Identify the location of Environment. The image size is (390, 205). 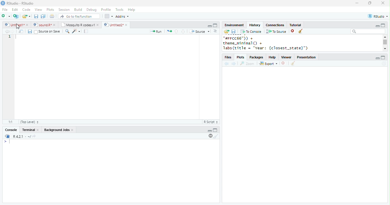
(235, 25).